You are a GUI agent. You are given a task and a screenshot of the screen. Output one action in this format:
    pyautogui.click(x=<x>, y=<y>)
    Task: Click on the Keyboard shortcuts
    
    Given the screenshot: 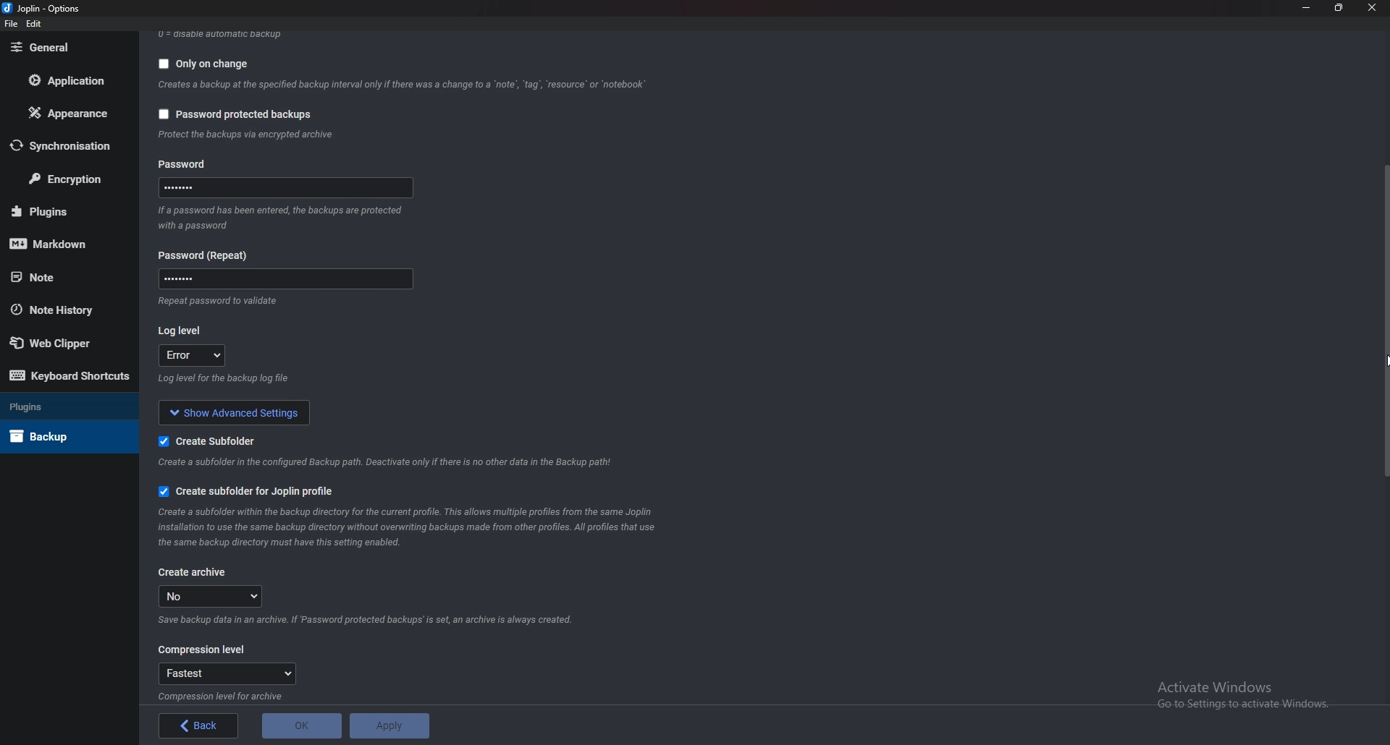 What is the action you would take?
    pyautogui.click(x=66, y=376)
    